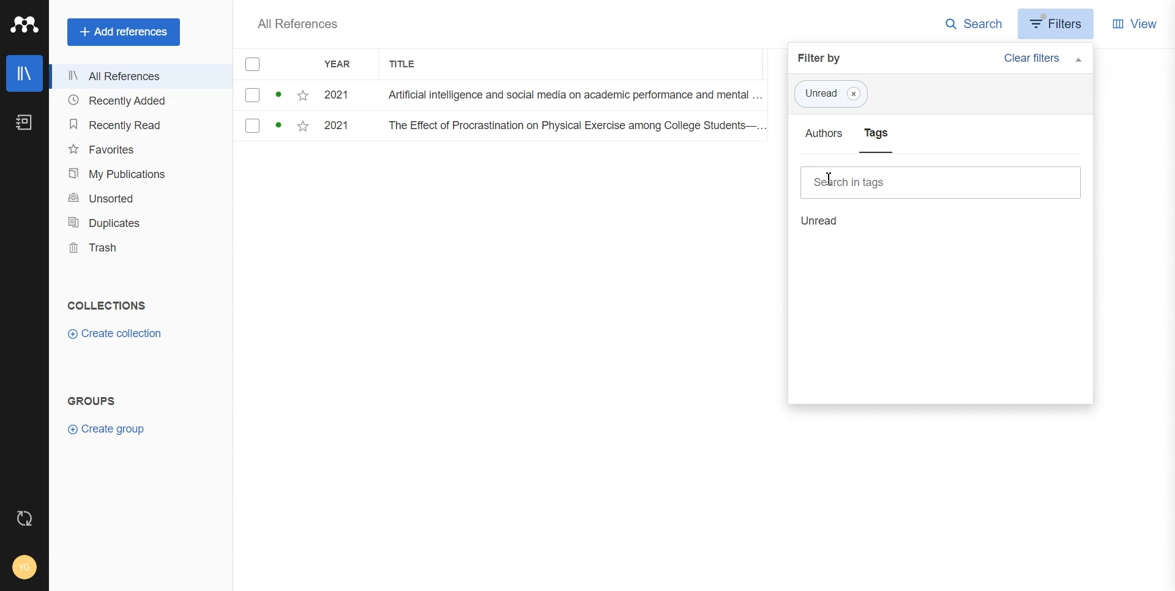 This screenshot has width=1175, height=591. I want to click on Library, so click(24, 73).